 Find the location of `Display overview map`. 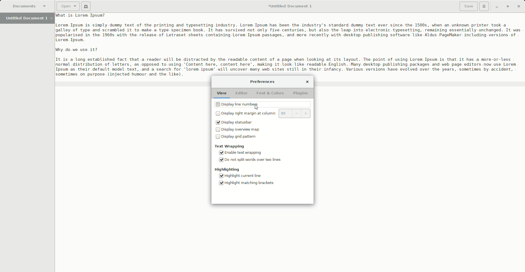

Display overview map is located at coordinates (237, 130).